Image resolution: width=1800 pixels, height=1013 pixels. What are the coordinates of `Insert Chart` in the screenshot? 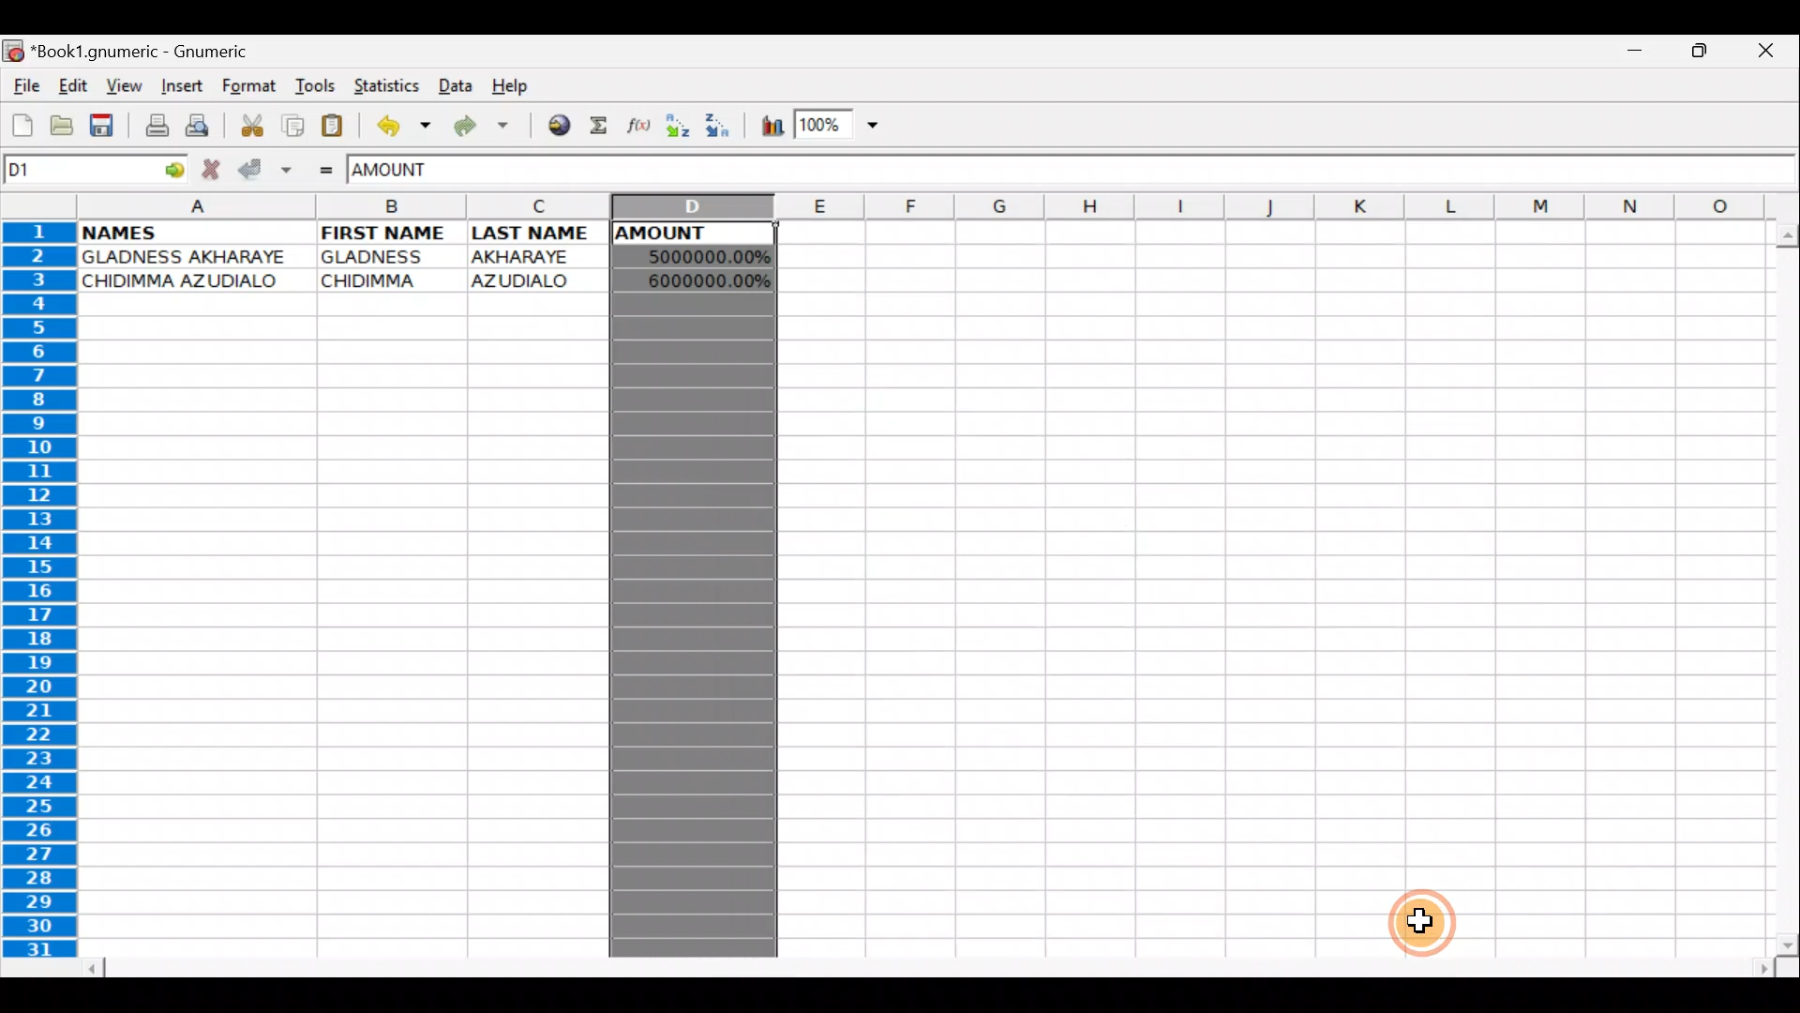 It's located at (765, 126).